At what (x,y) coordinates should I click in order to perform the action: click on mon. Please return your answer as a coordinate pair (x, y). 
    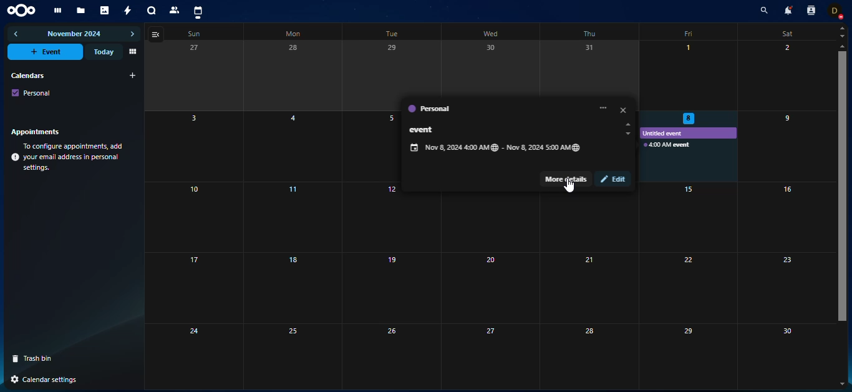
    Looking at the image, I should click on (292, 34).